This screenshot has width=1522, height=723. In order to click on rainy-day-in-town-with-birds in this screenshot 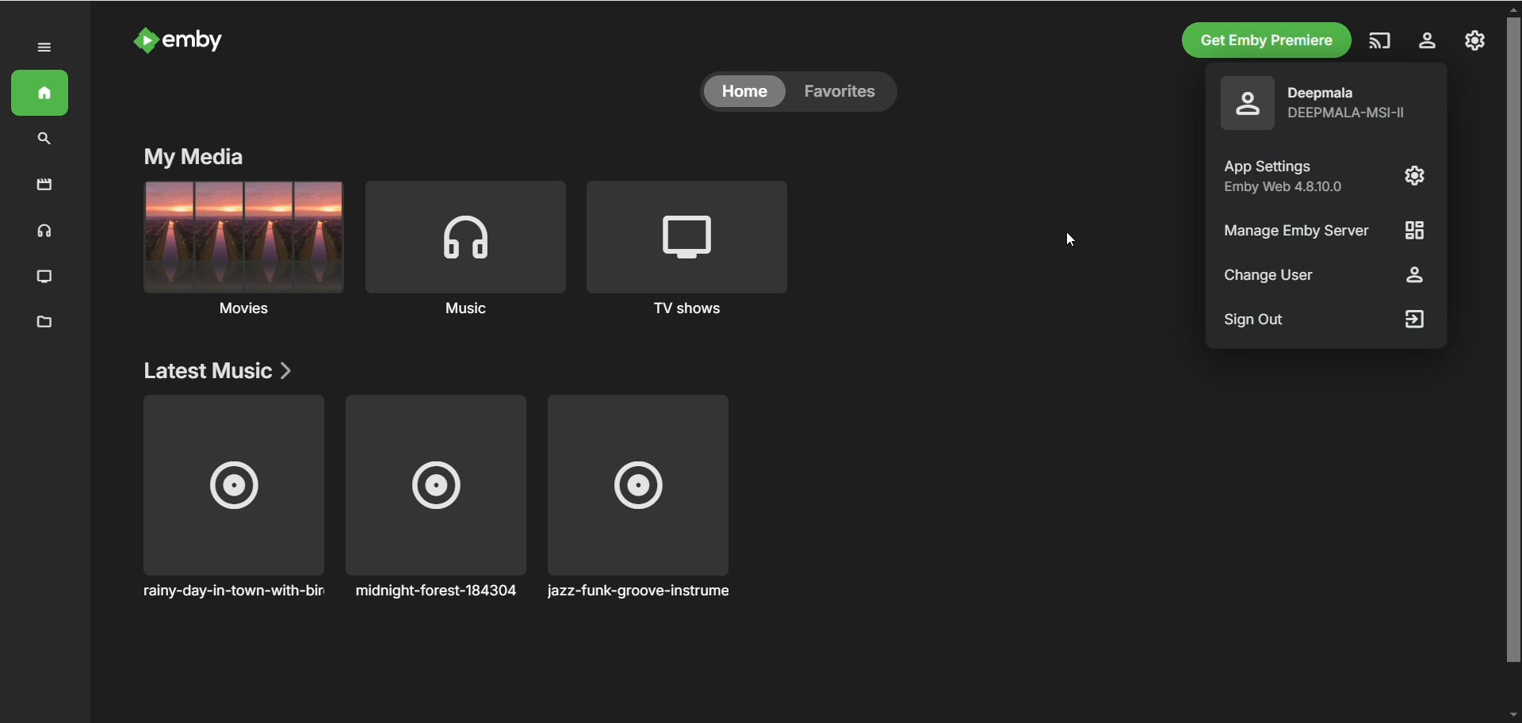, I will do `click(235, 495)`.